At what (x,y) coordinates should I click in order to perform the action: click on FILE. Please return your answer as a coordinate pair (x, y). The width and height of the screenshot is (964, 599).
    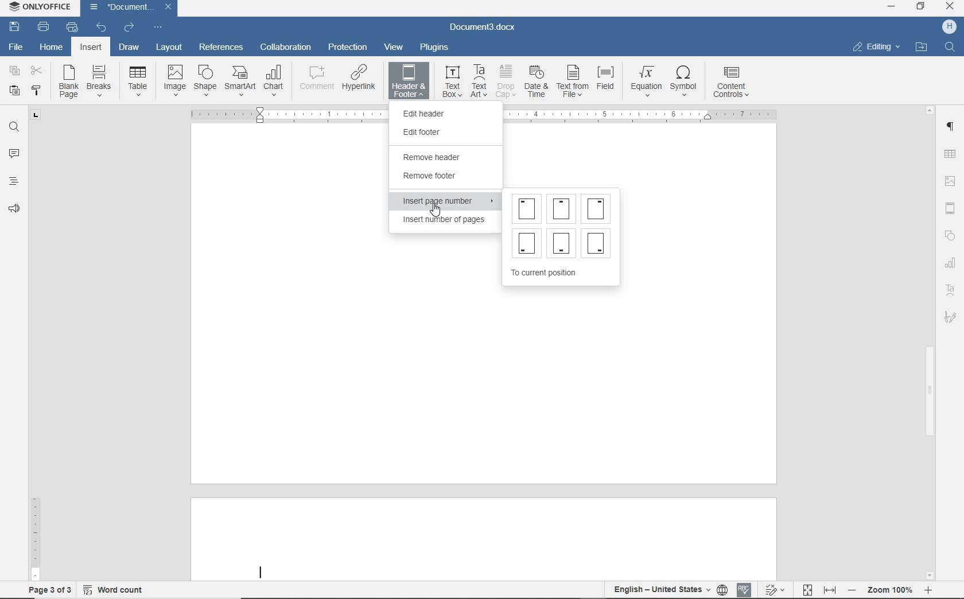
    Looking at the image, I should click on (17, 48).